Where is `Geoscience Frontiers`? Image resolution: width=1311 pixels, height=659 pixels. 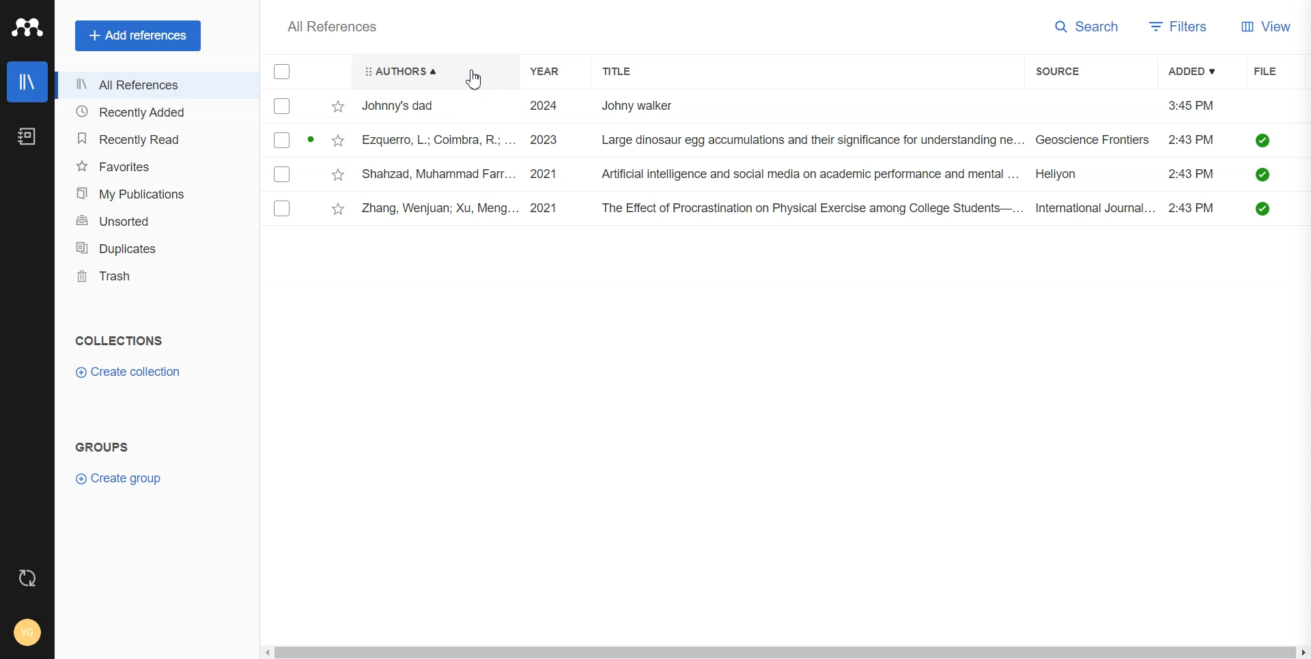 Geoscience Frontiers is located at coordinates (1095, 141).